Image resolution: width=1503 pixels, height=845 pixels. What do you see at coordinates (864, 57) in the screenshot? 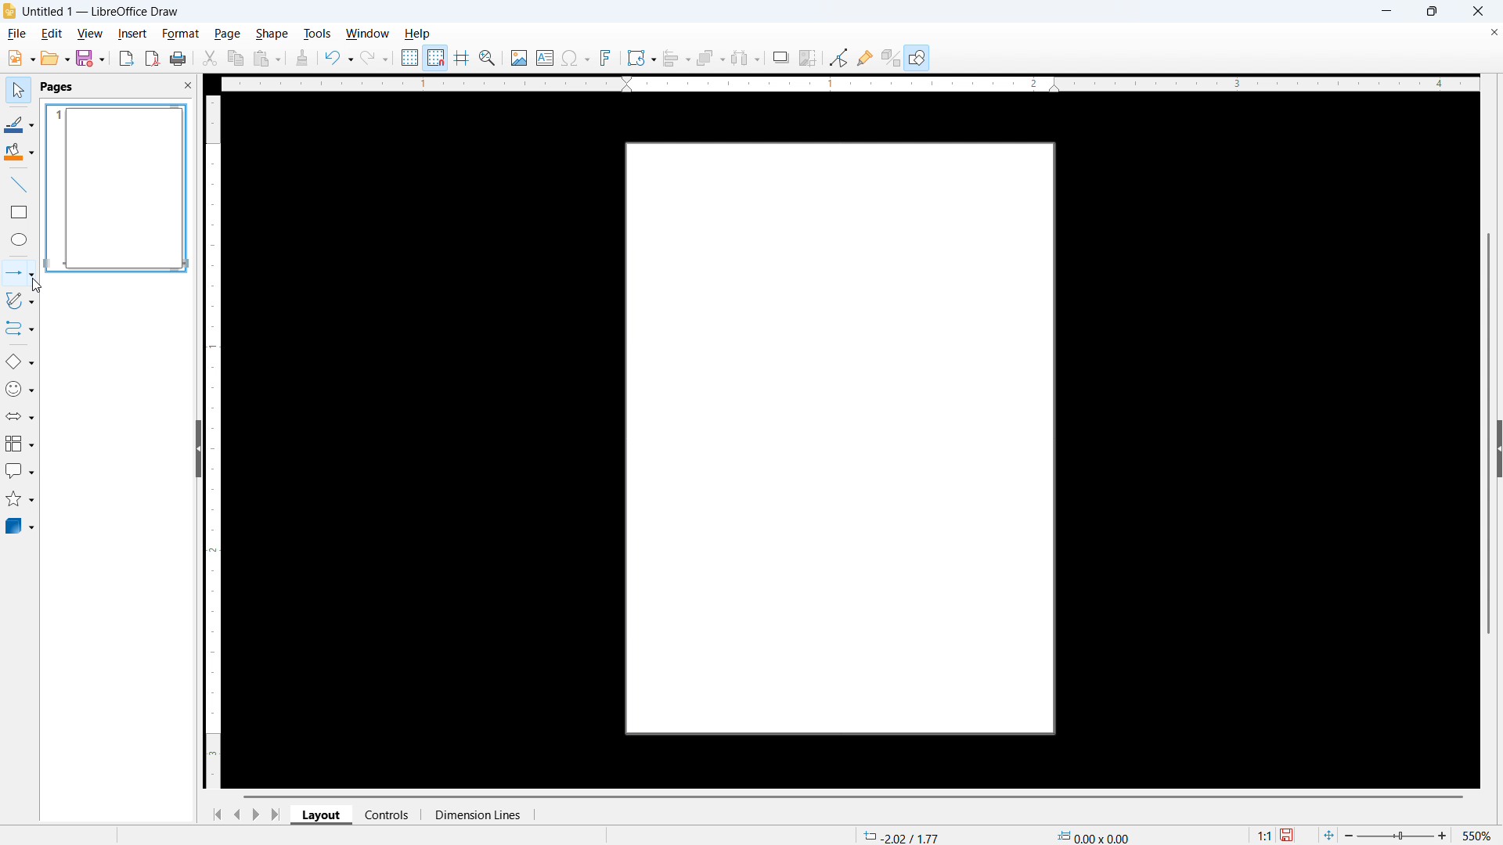
I see `show Glue Point functions ` at bounding box center [864, 57].